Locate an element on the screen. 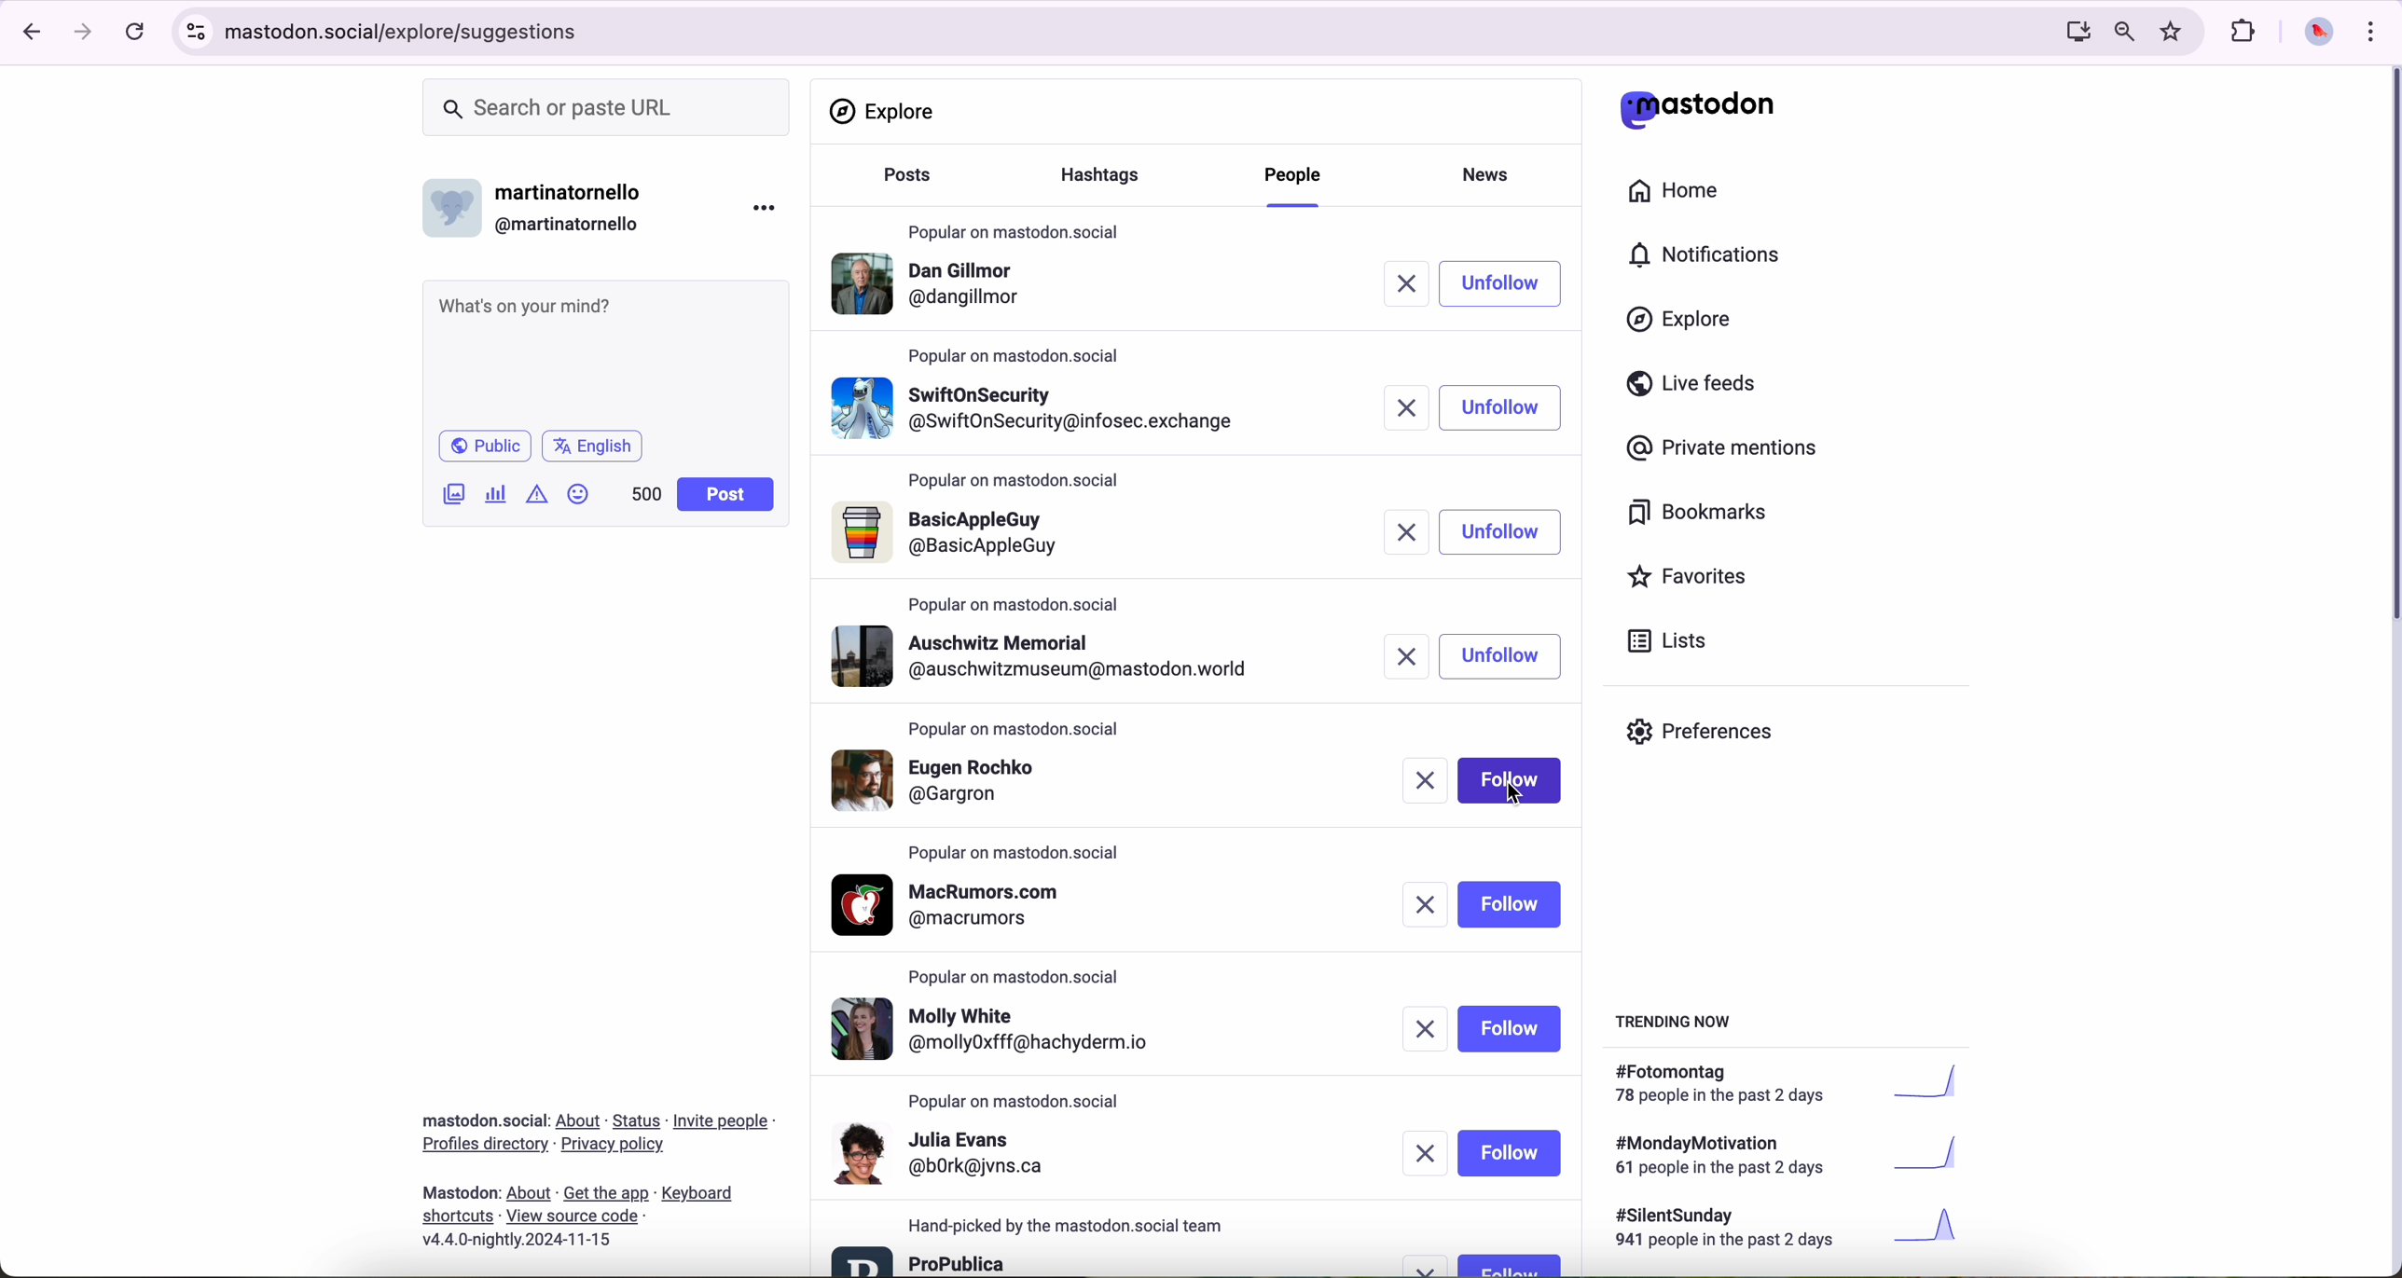 The width and height of the screenshot is (2402, 1278). notifications is located at coordinates (1713, 256).